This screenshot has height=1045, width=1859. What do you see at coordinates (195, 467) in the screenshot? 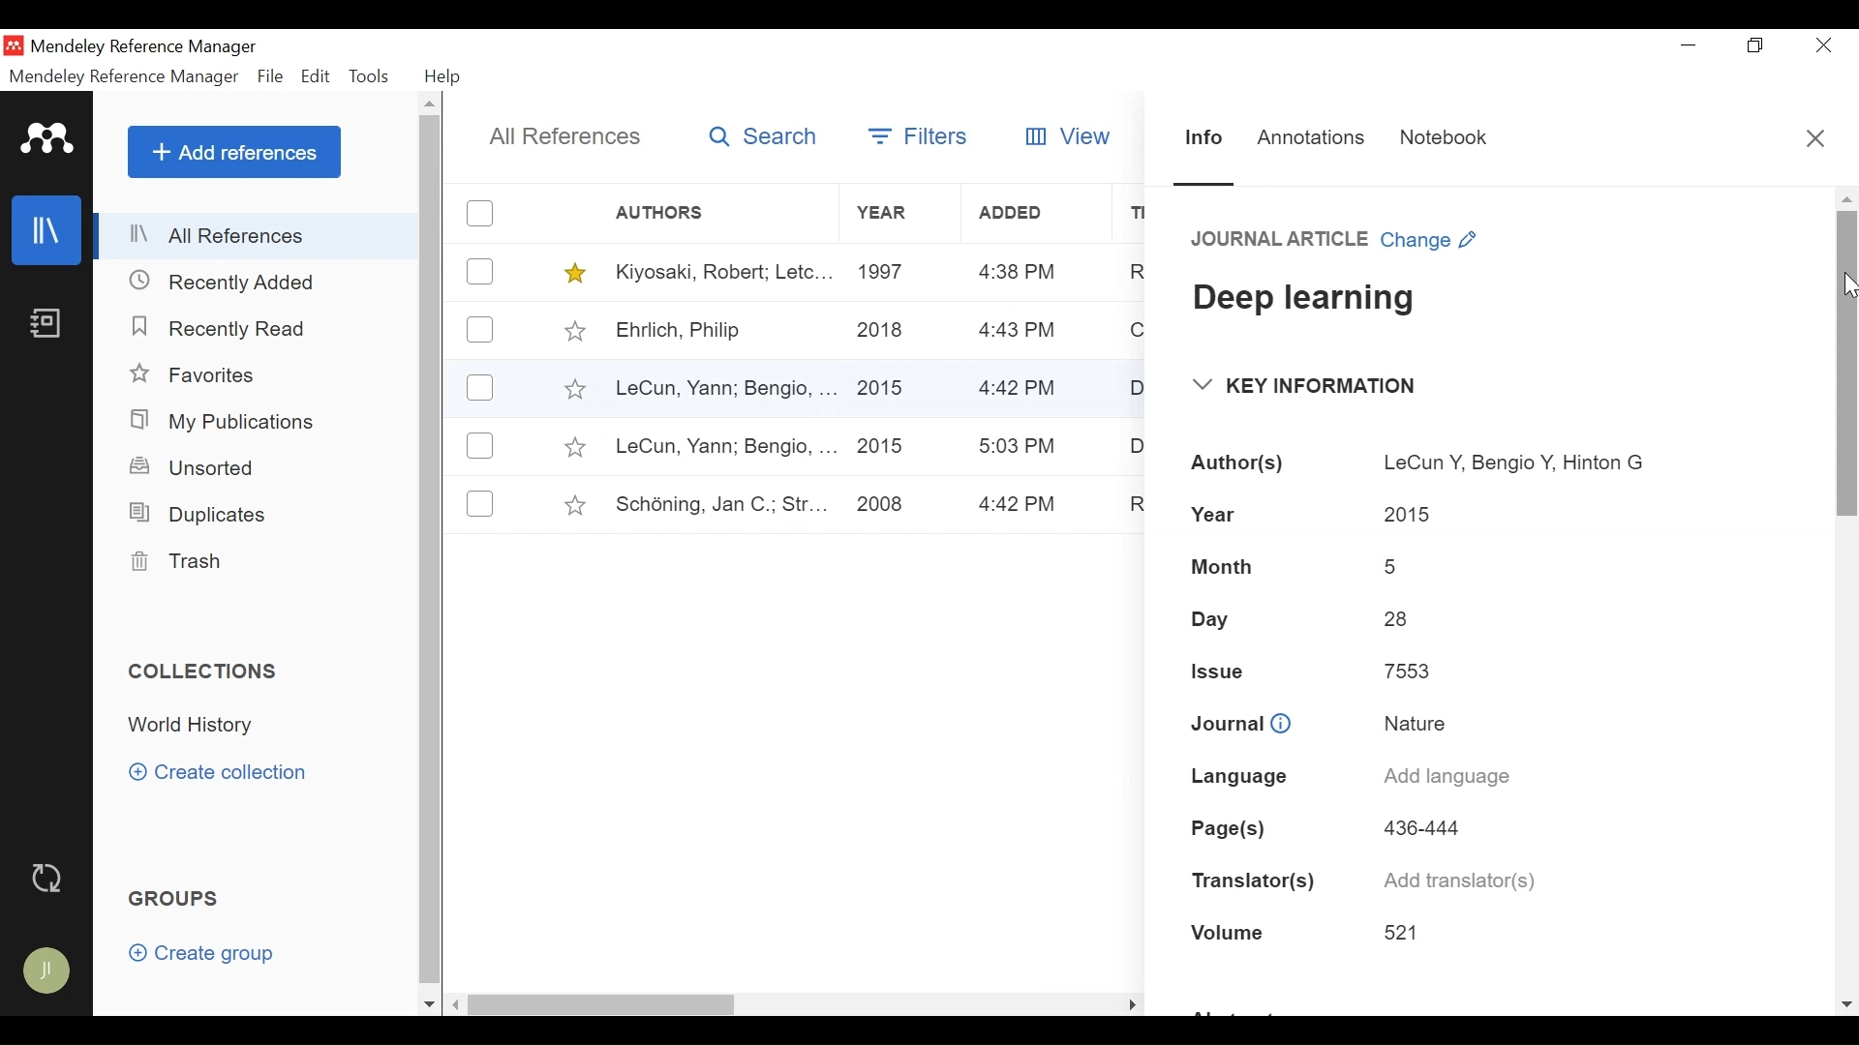
I see `Unsorted` at bounding box center [195, 467].